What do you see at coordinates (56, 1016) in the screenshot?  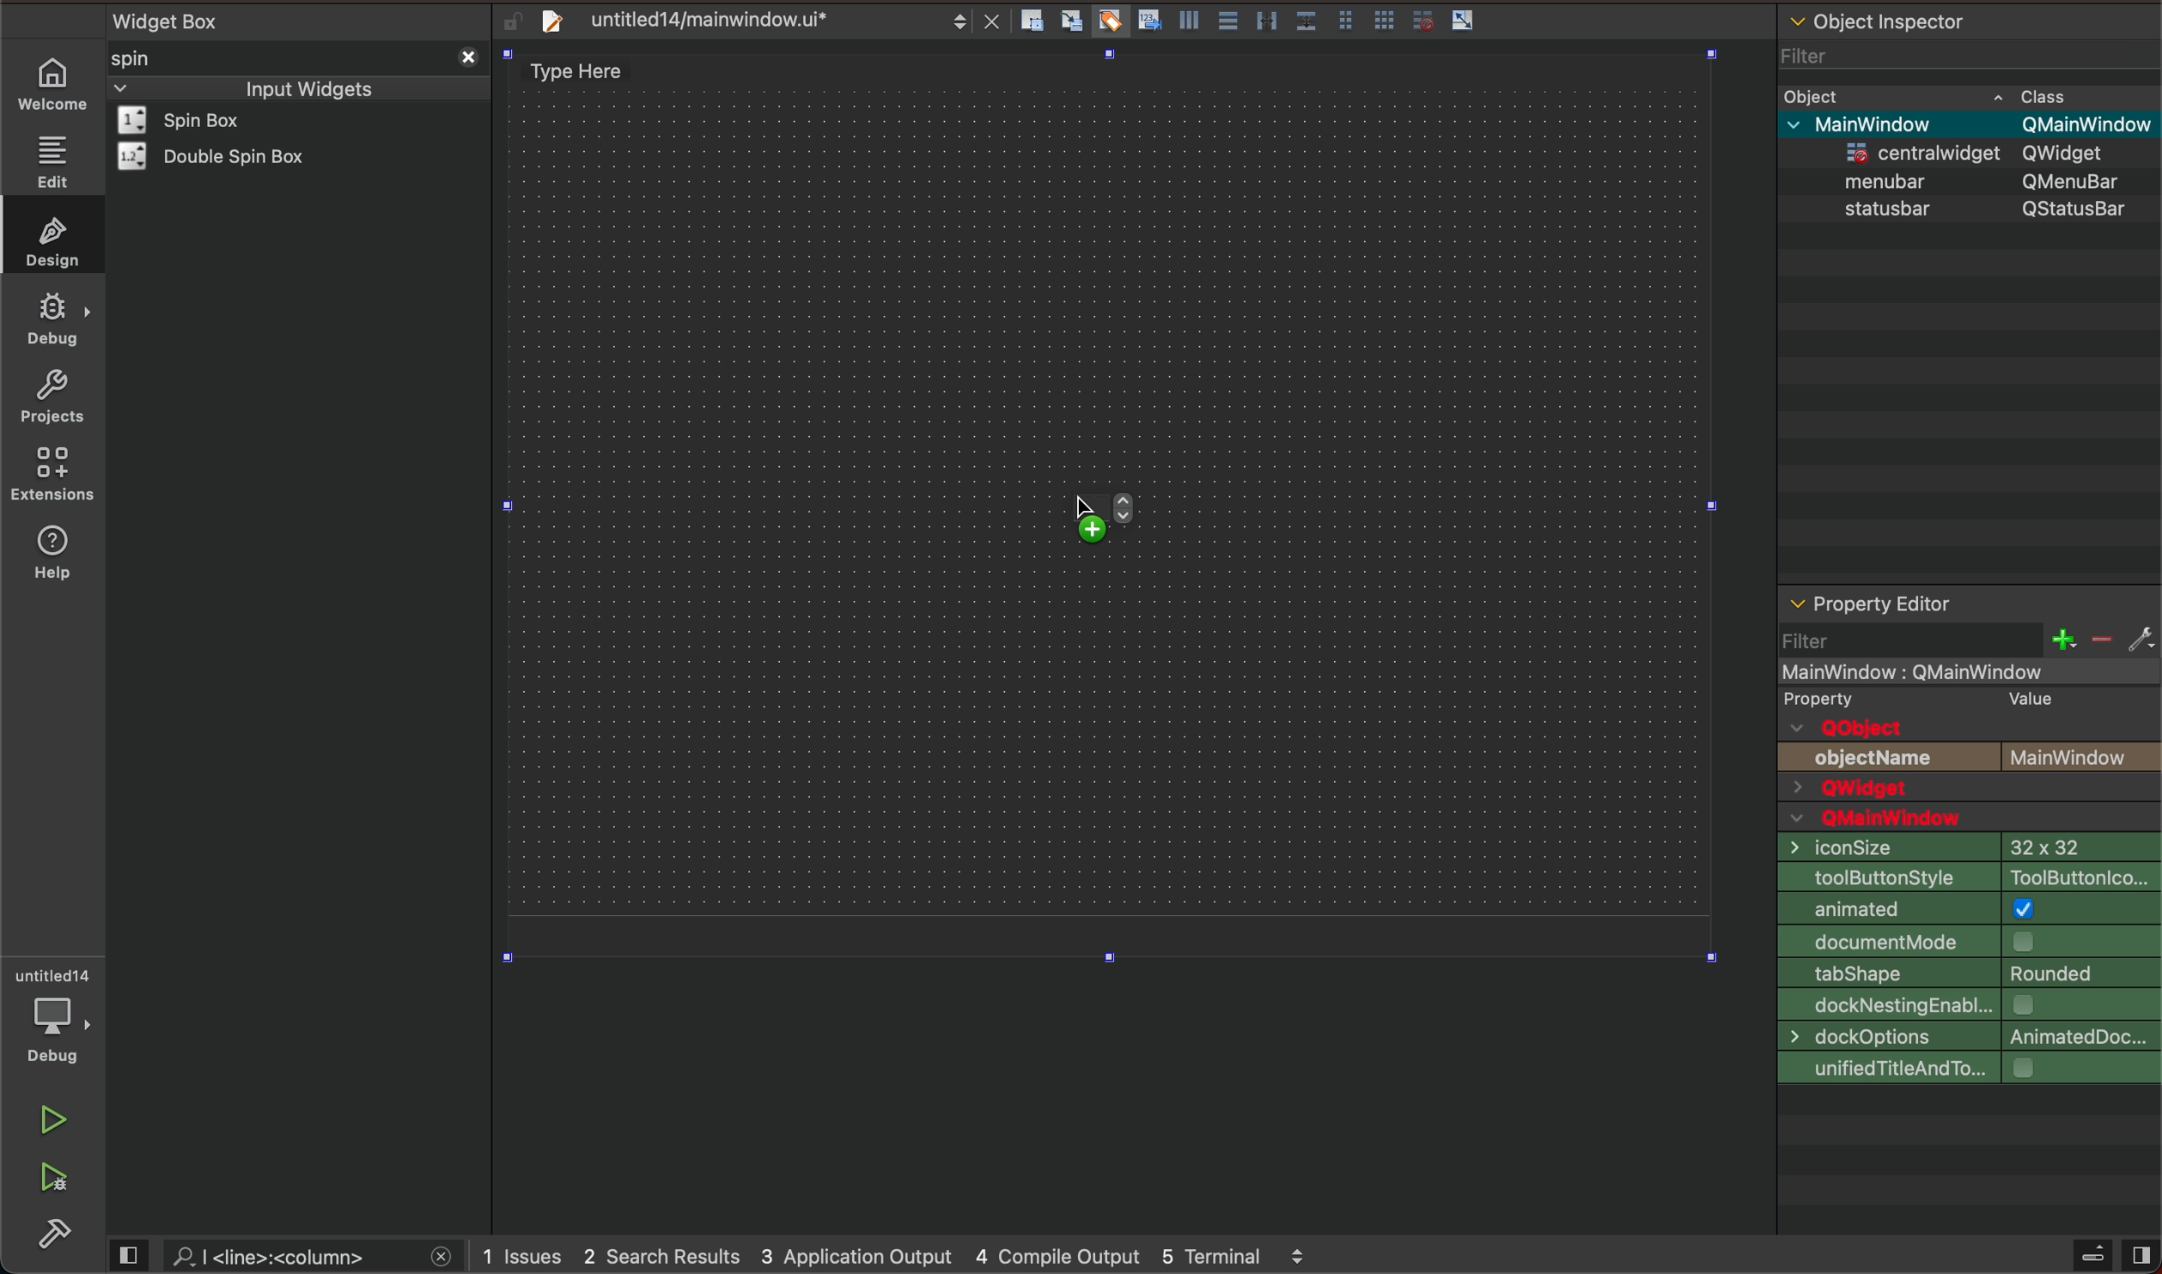 I see `debugger` at bounding box center [56, 1016].